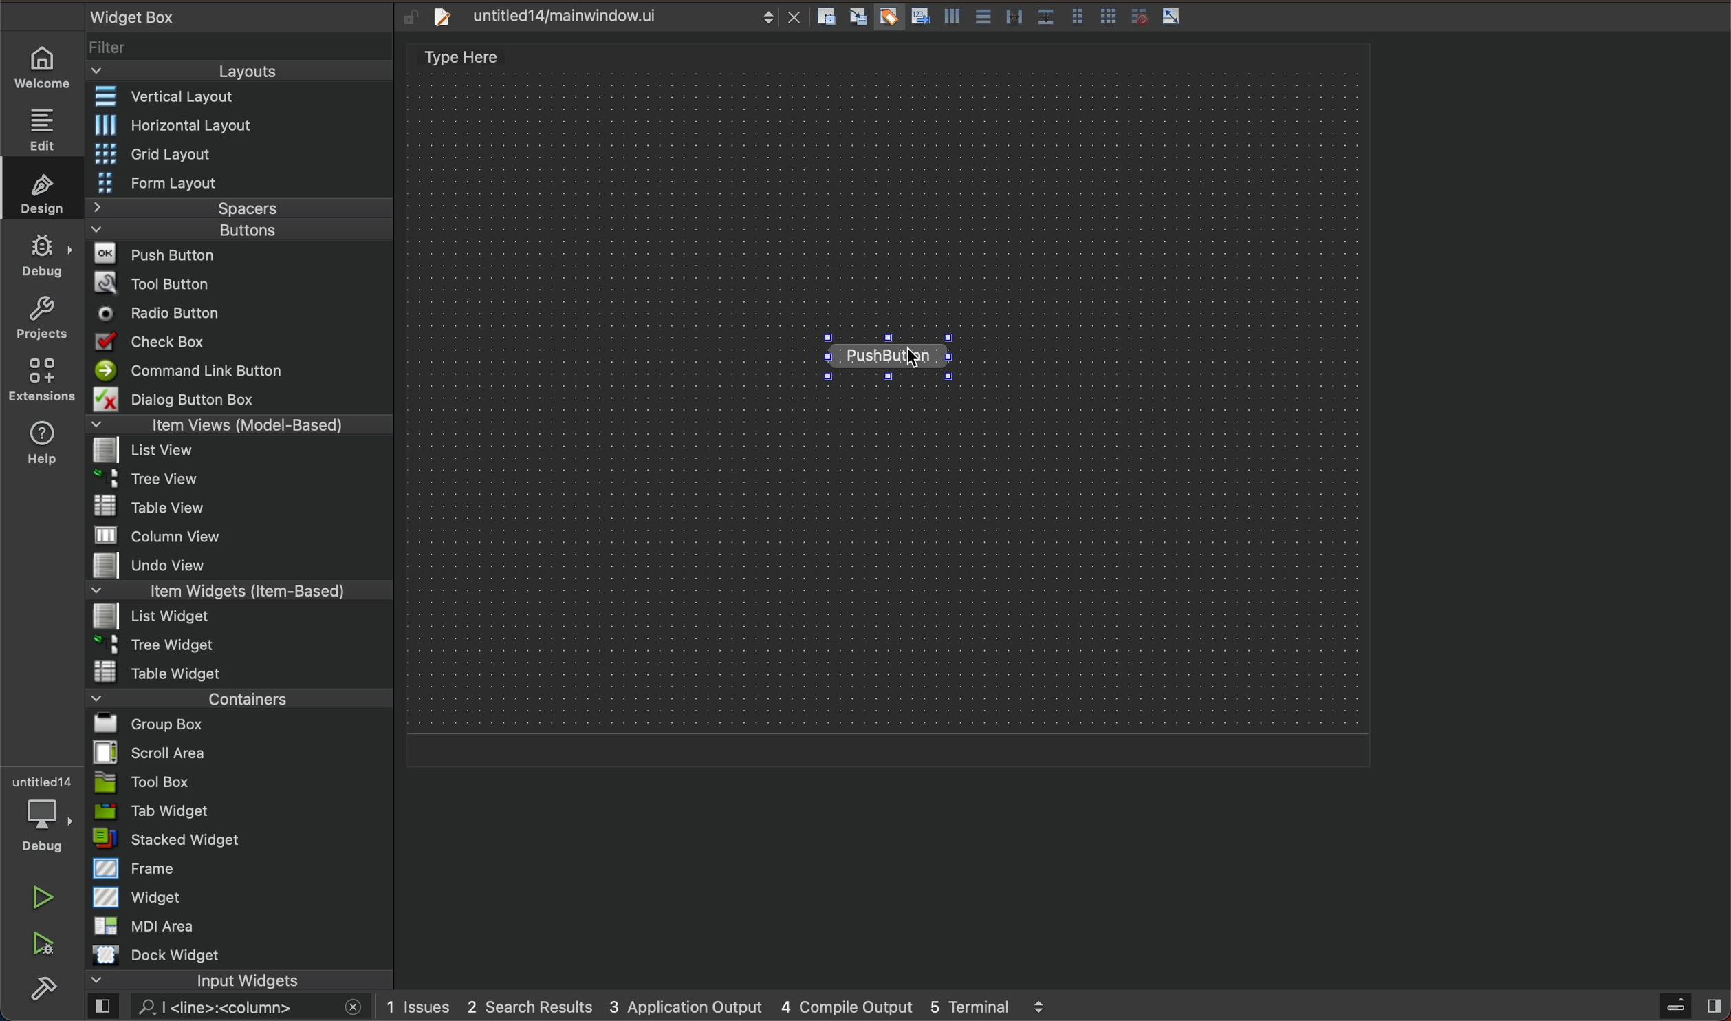 The width and height of the screenshot is (1731, 1021). I want to click on tool button, so click(247, 283).